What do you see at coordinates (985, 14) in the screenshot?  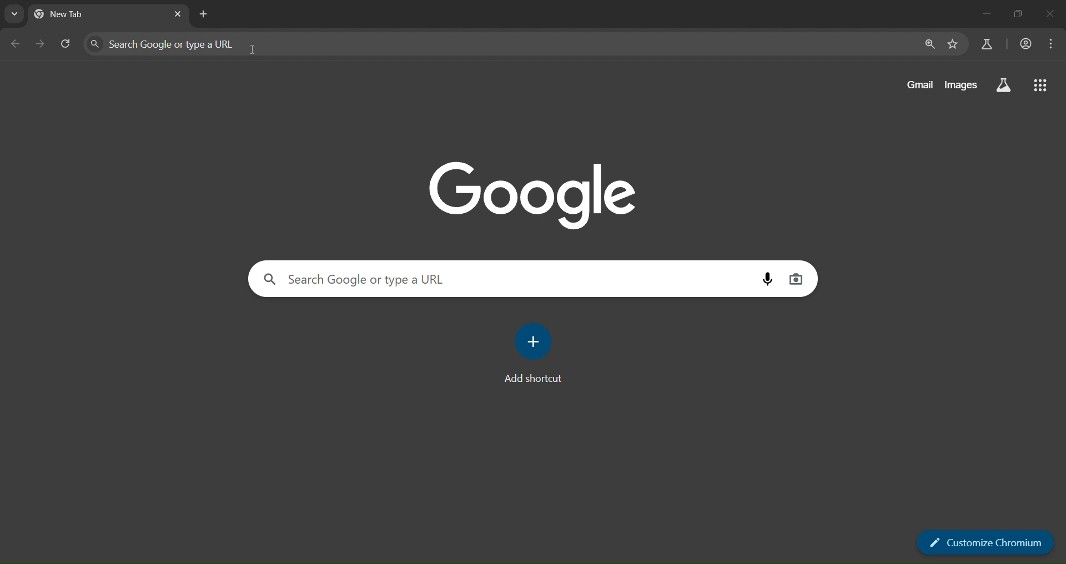 I see `Minimize` at bounding box center [985, 14].